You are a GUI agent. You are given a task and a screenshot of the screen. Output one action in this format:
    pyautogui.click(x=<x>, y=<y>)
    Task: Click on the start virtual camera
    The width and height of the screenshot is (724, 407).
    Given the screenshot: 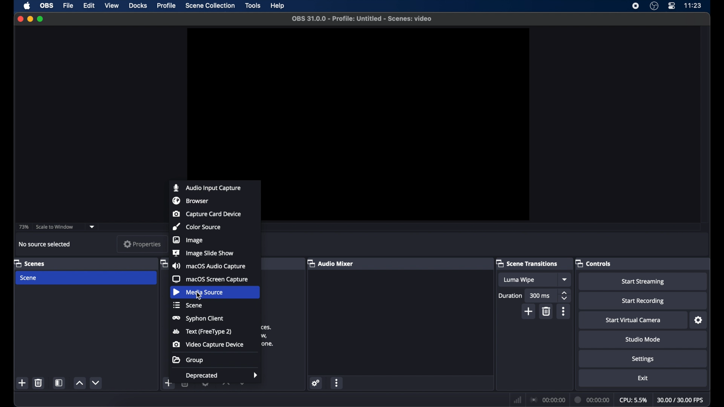 What is the action you would take?
    pyautogui.click(x=633, y=320)
    